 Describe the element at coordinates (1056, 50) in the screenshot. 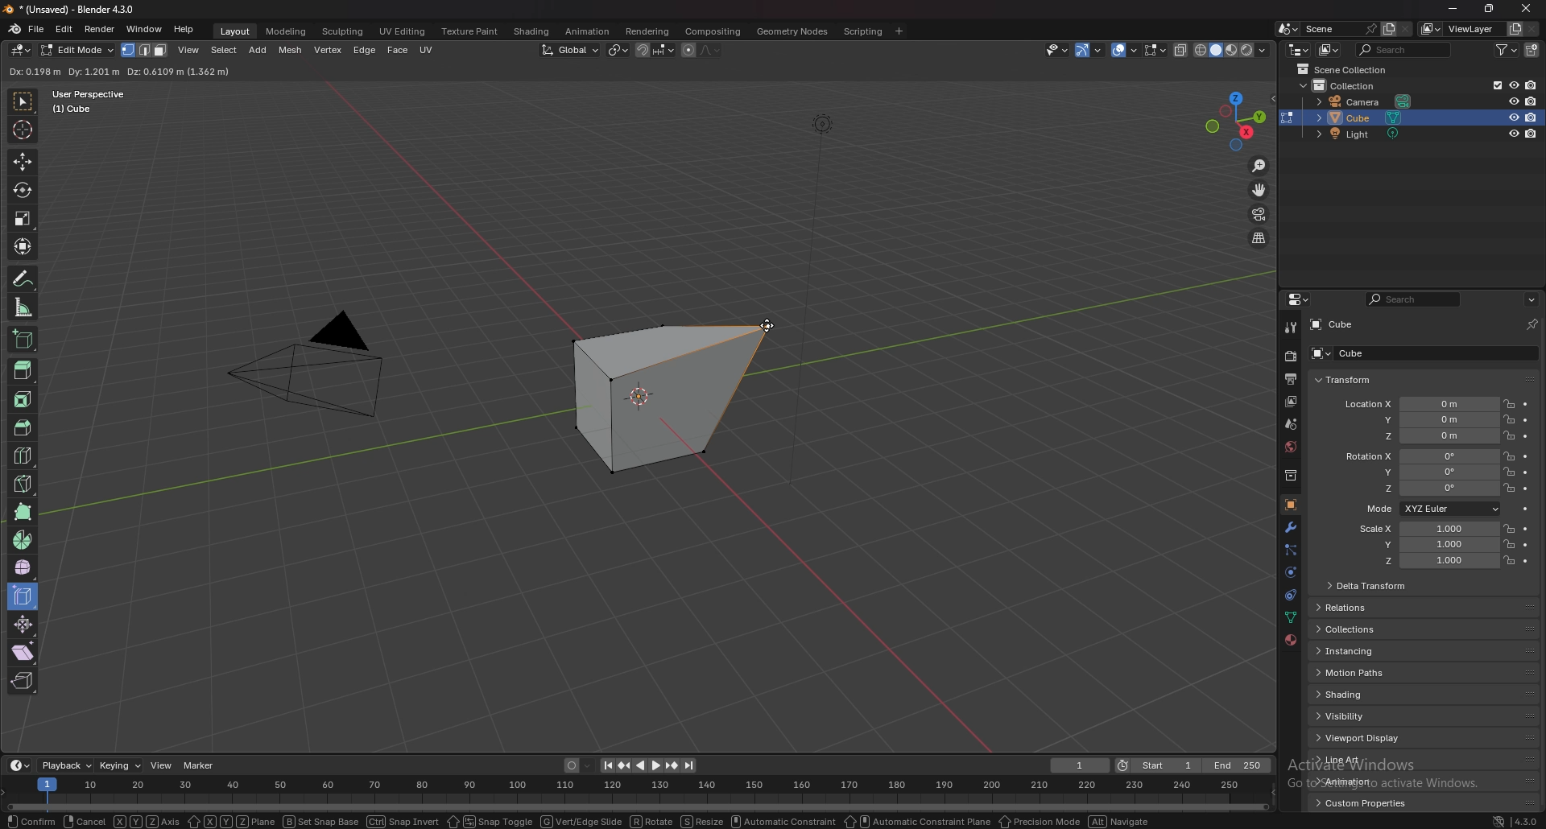

I see `` at that location.